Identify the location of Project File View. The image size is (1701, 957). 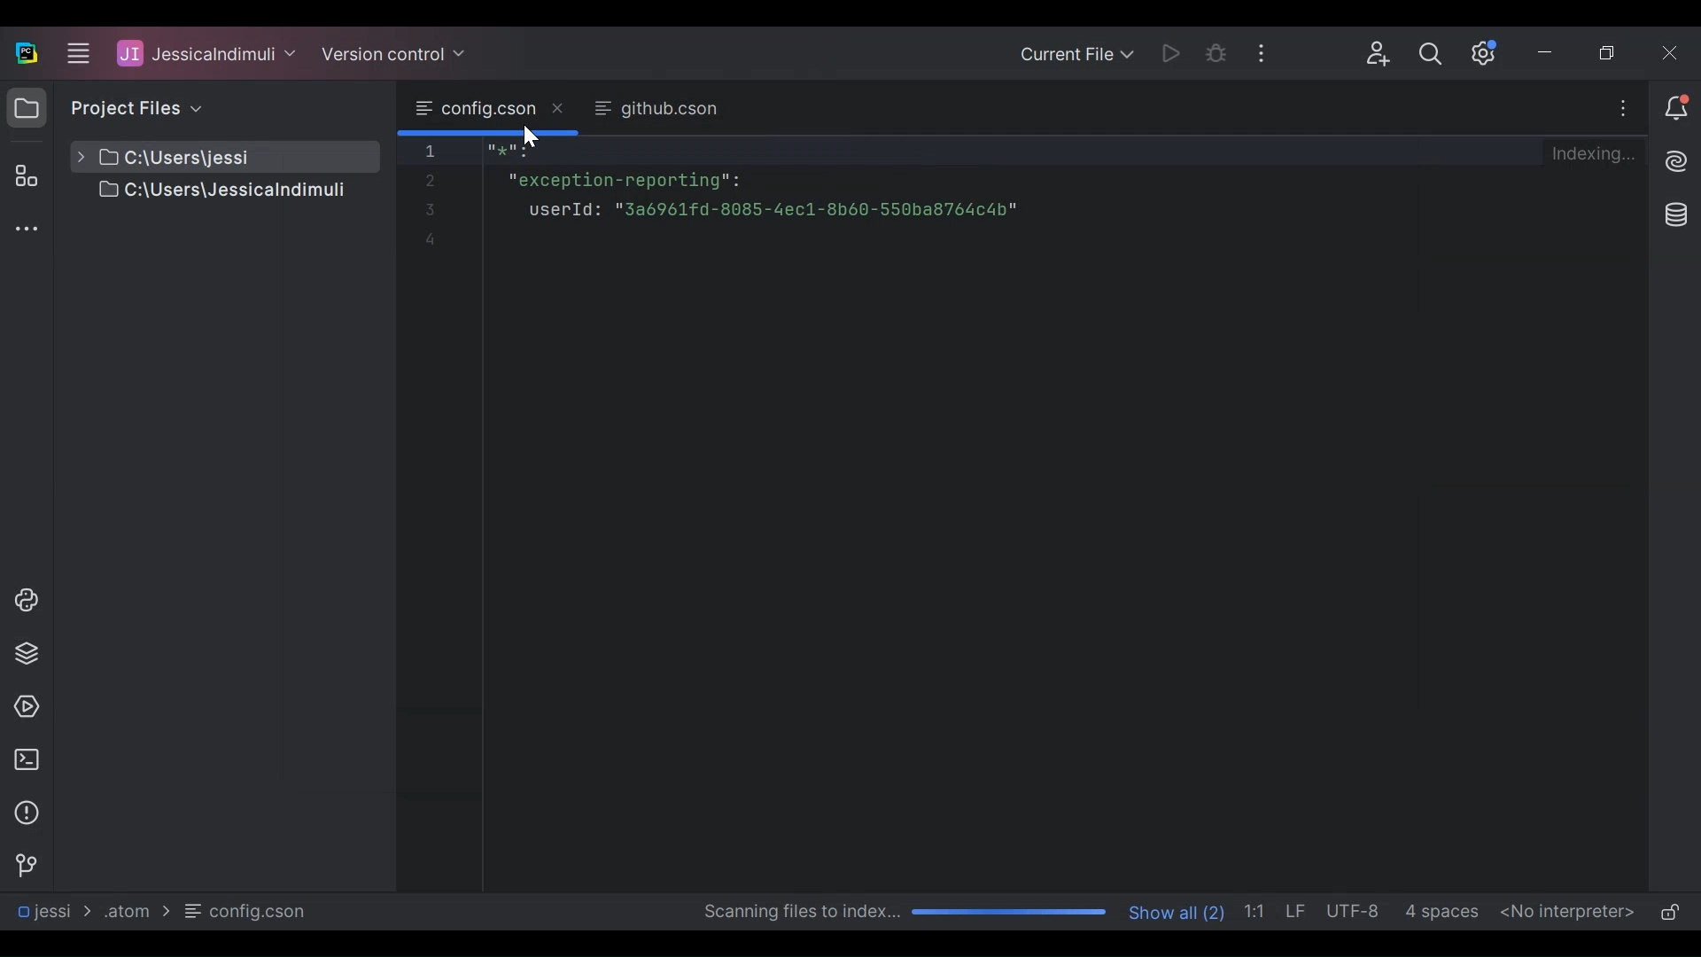
(134, 107).